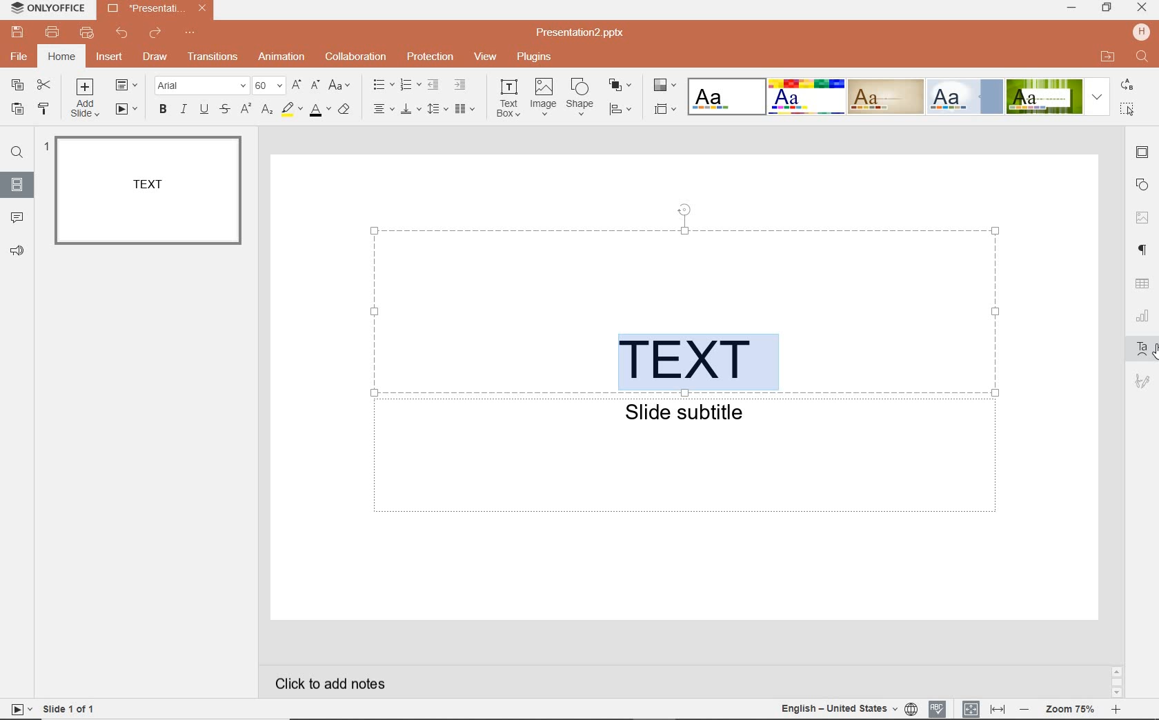  Describe the element at coordinates (1071, 8) in the screenshot. I see `minimize` at that location.